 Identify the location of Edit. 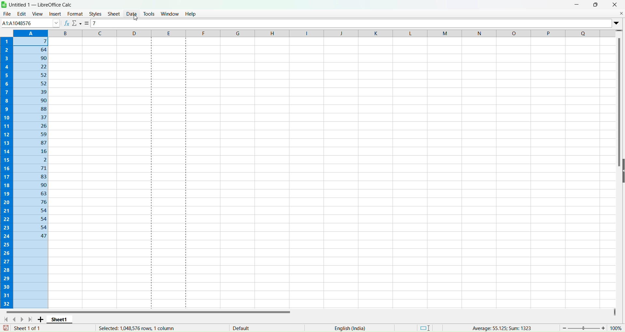
(21, 14).